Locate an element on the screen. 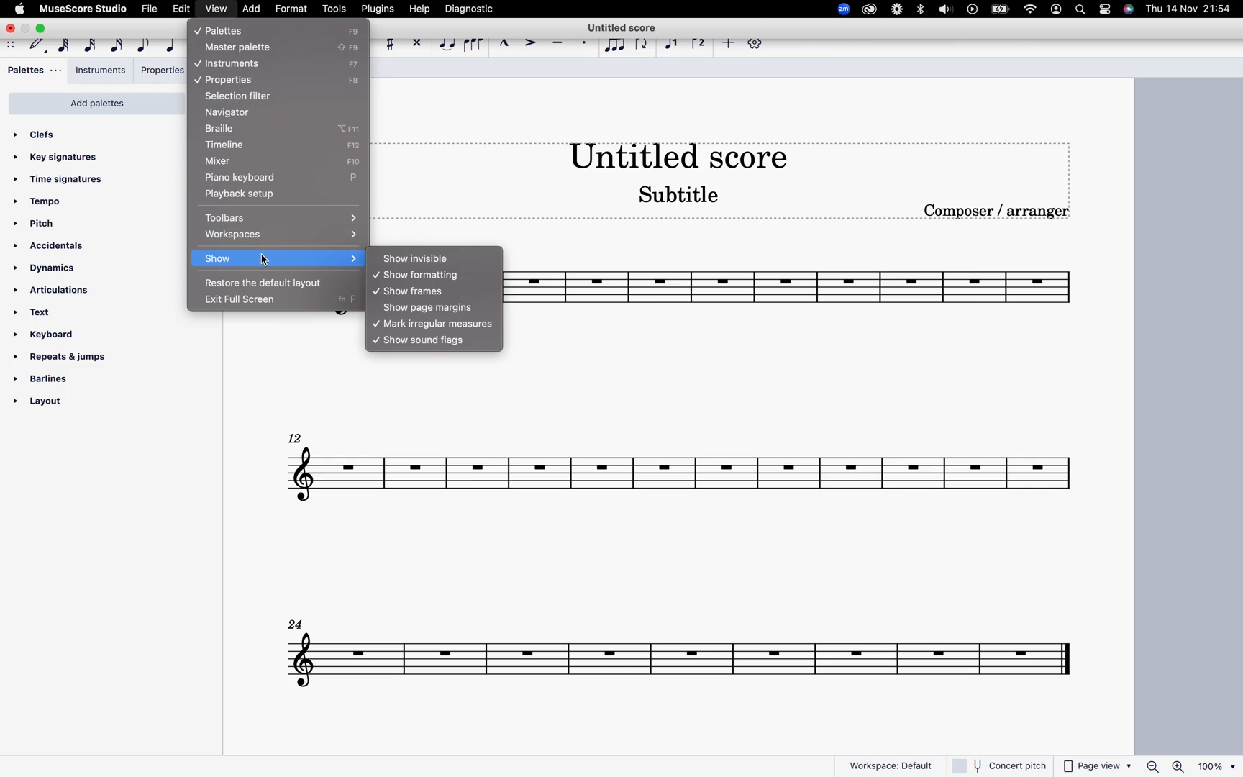  restore the default layout is located at coordinates (267, 282).